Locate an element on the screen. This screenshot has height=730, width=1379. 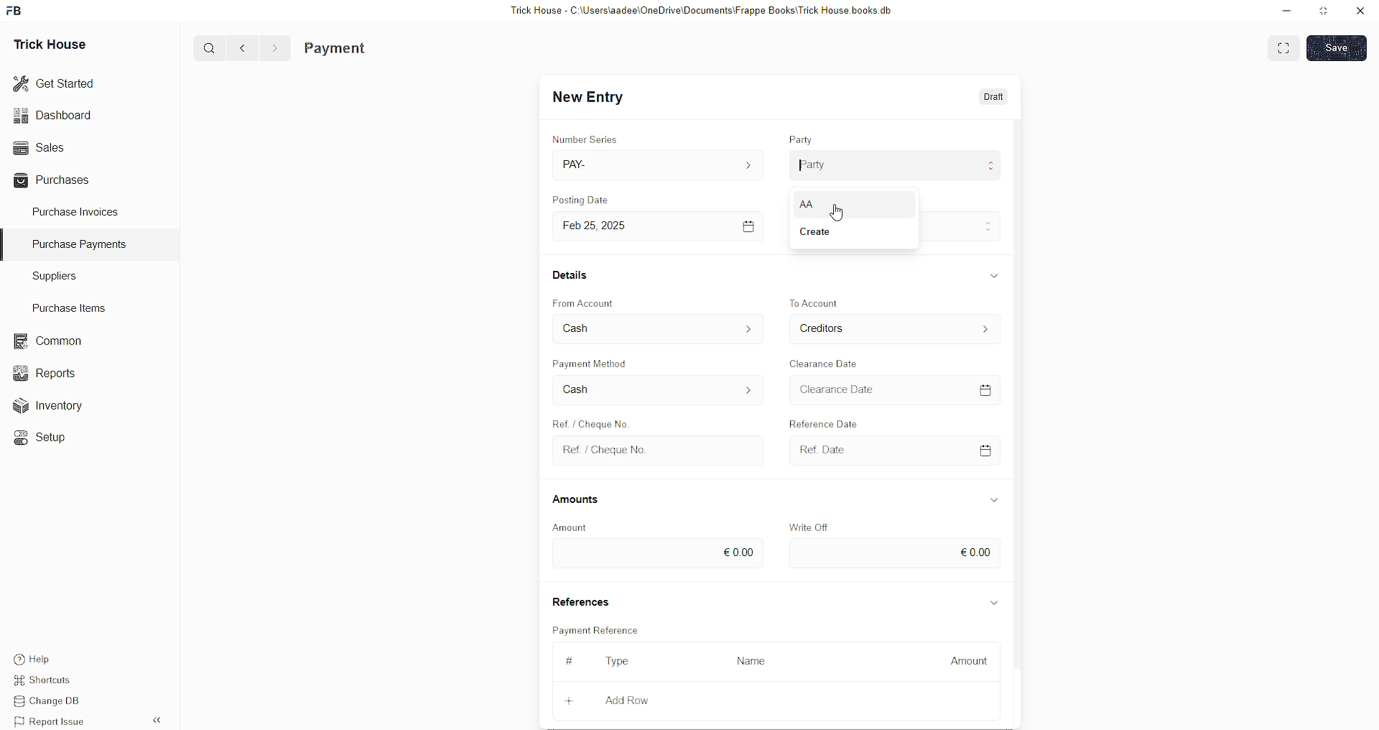
Ref. / Cheque No. is located at coordinates (605, 449).